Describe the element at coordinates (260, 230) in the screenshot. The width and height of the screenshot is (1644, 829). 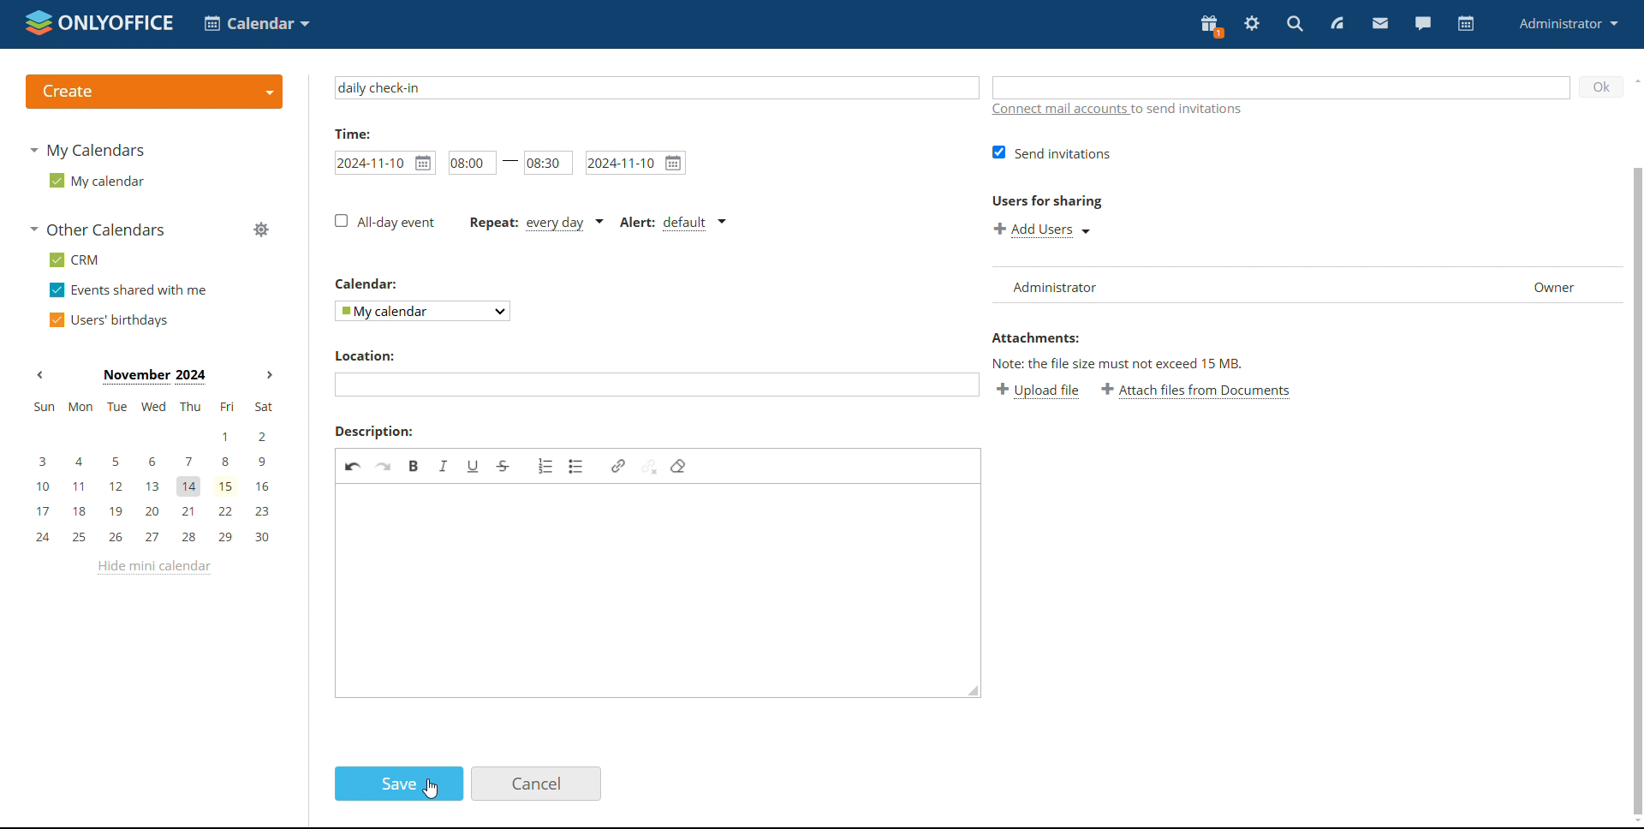
I see `manage` at that location.